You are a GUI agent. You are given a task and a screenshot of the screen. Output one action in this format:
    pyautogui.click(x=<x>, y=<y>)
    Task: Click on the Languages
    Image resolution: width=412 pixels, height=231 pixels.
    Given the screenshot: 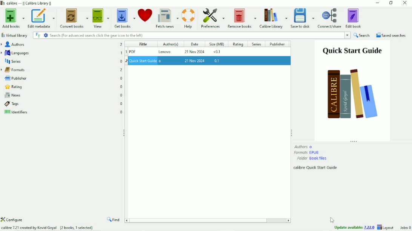 What is the action you would take?
    pyautogui.click(x=62, y=53)
    